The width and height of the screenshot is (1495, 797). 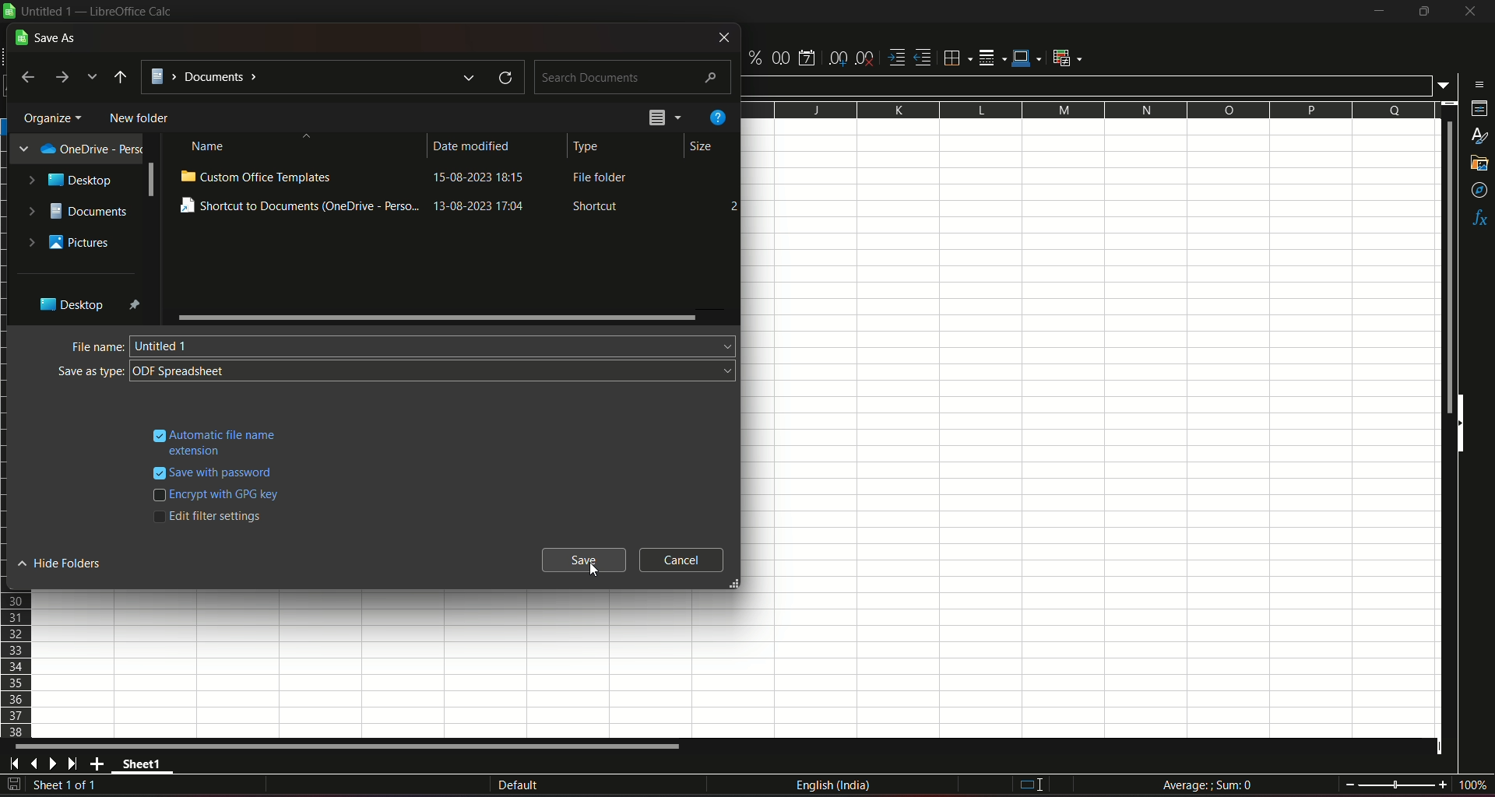 What do you see at coordinates (1477, 111) in the screenshot?
I see `properties` at bounding box center [1477, 111].